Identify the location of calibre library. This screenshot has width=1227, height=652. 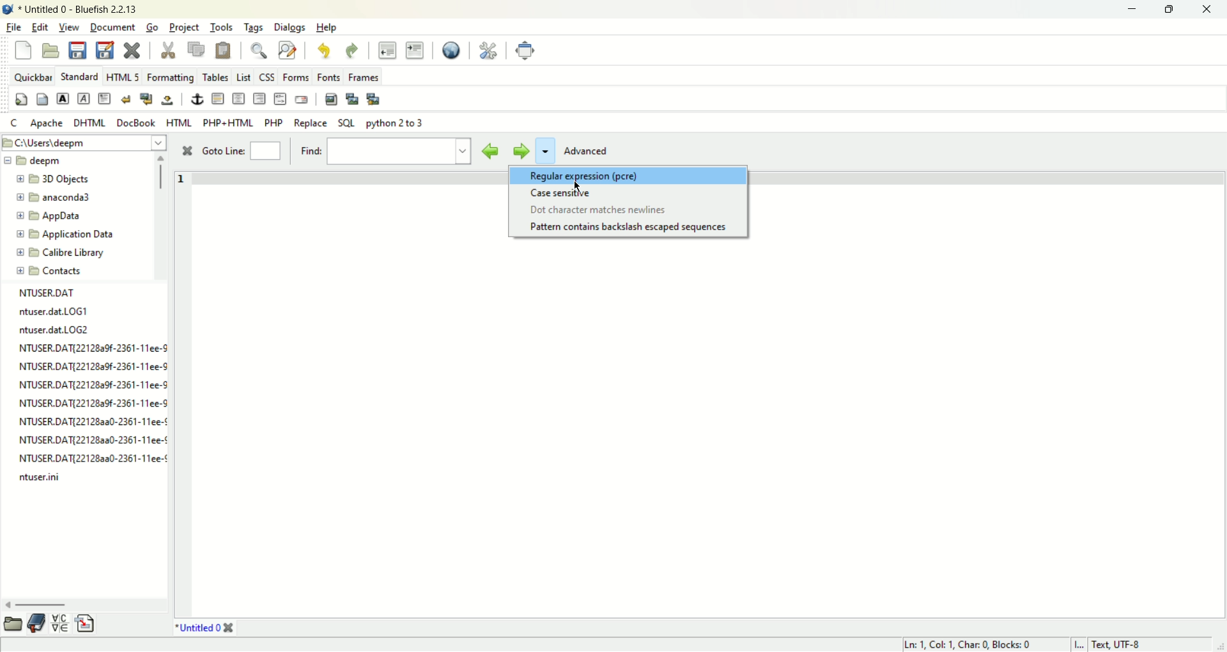
(63, 253).